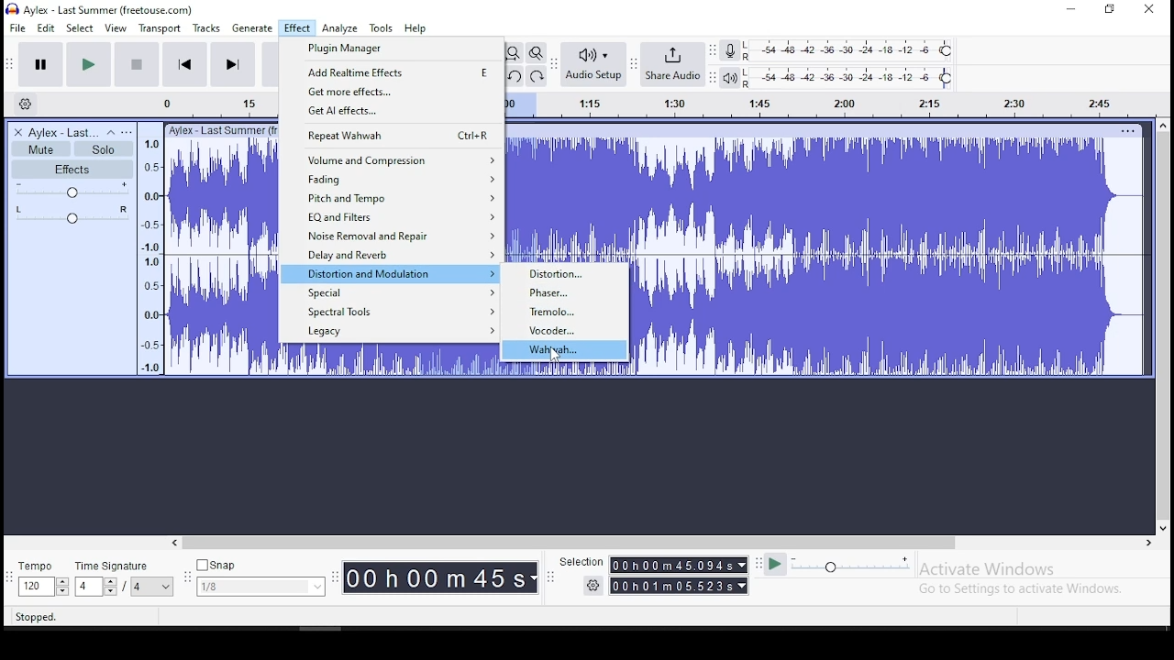 The height and width of the screenshot is (660, 1174). I want to click on redo, so click(537, 76).